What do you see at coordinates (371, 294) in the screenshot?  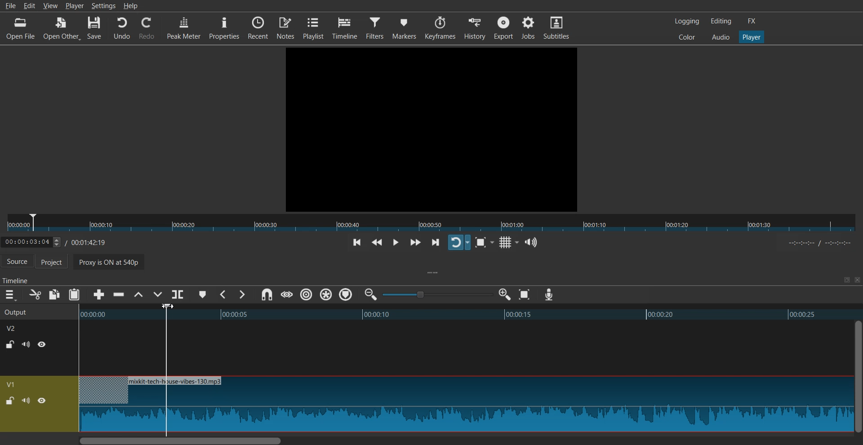 I see `Zoom timeline out` at bounding box center [371, 294].